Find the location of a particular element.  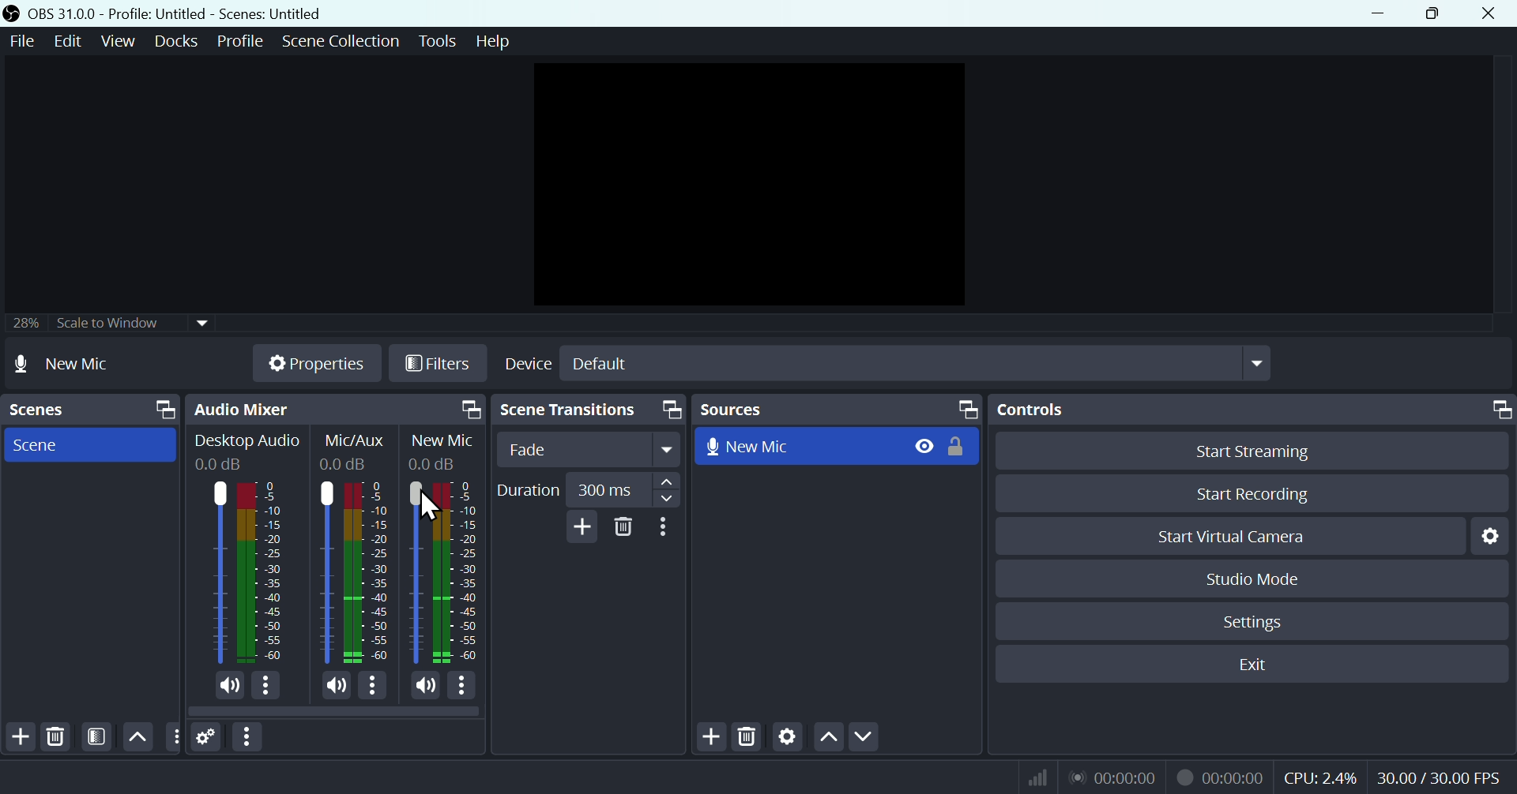

Desktop Audio is located at coordinates (247, 442).